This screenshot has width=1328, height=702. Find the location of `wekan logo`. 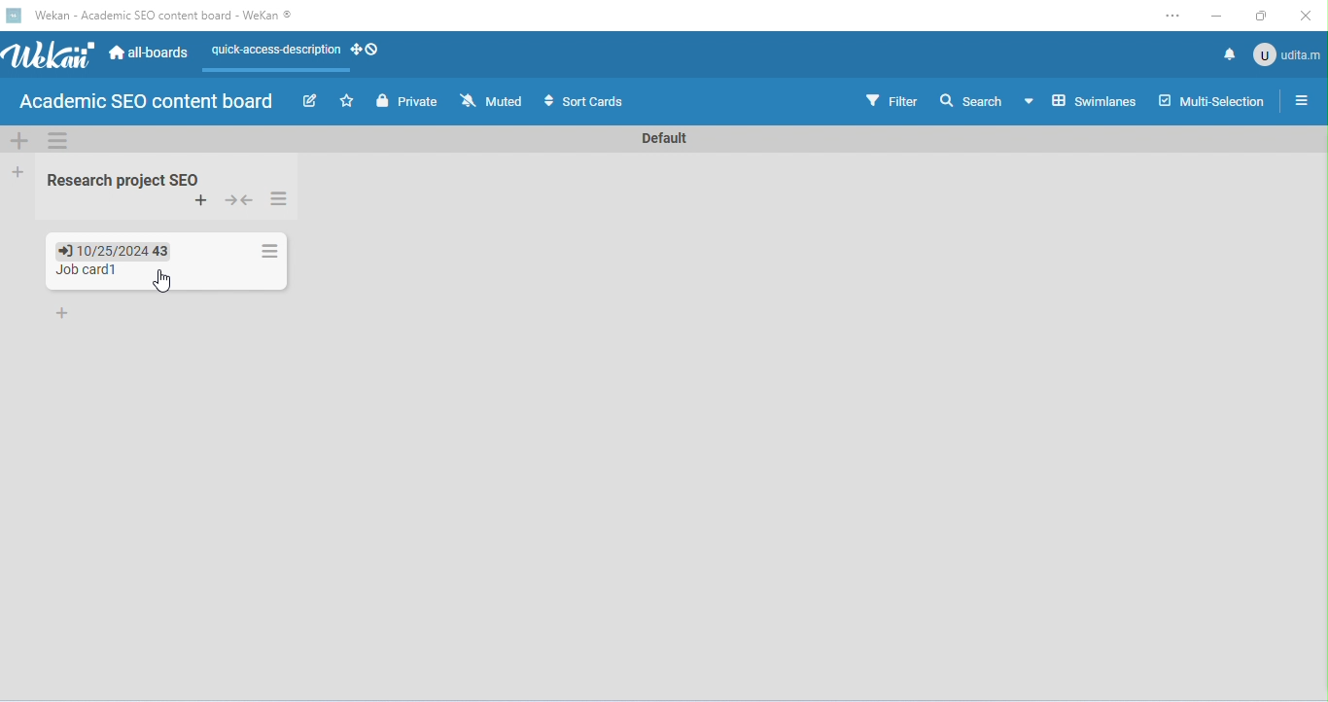

wekan logo is located at coordinates (51, 58).